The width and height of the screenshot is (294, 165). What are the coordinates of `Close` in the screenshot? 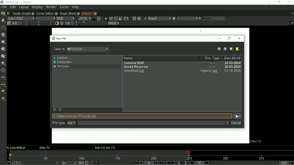 It's located at (289, 2).